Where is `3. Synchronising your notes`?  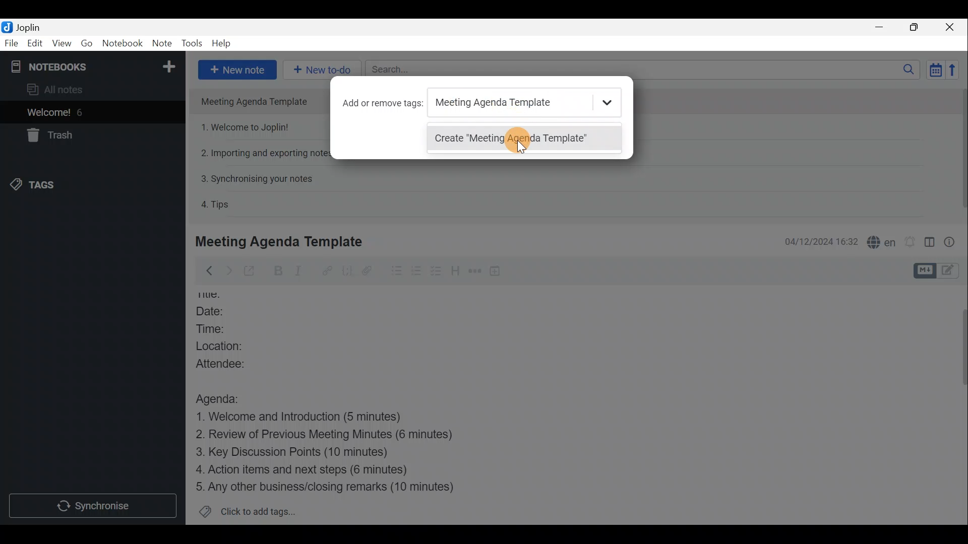 3. Synchronising your notes is located at coordinates (257, 178).